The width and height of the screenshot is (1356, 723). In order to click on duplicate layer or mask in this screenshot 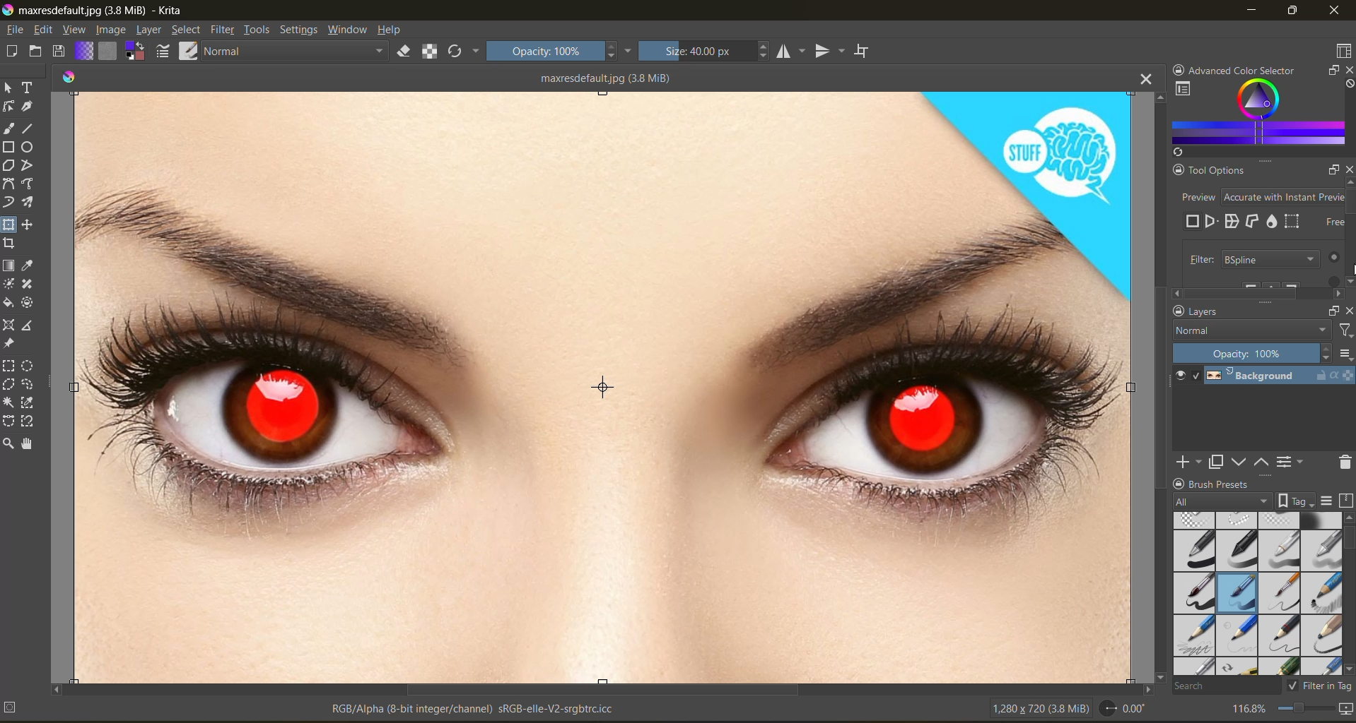, I will do `click(1219, 462)`.